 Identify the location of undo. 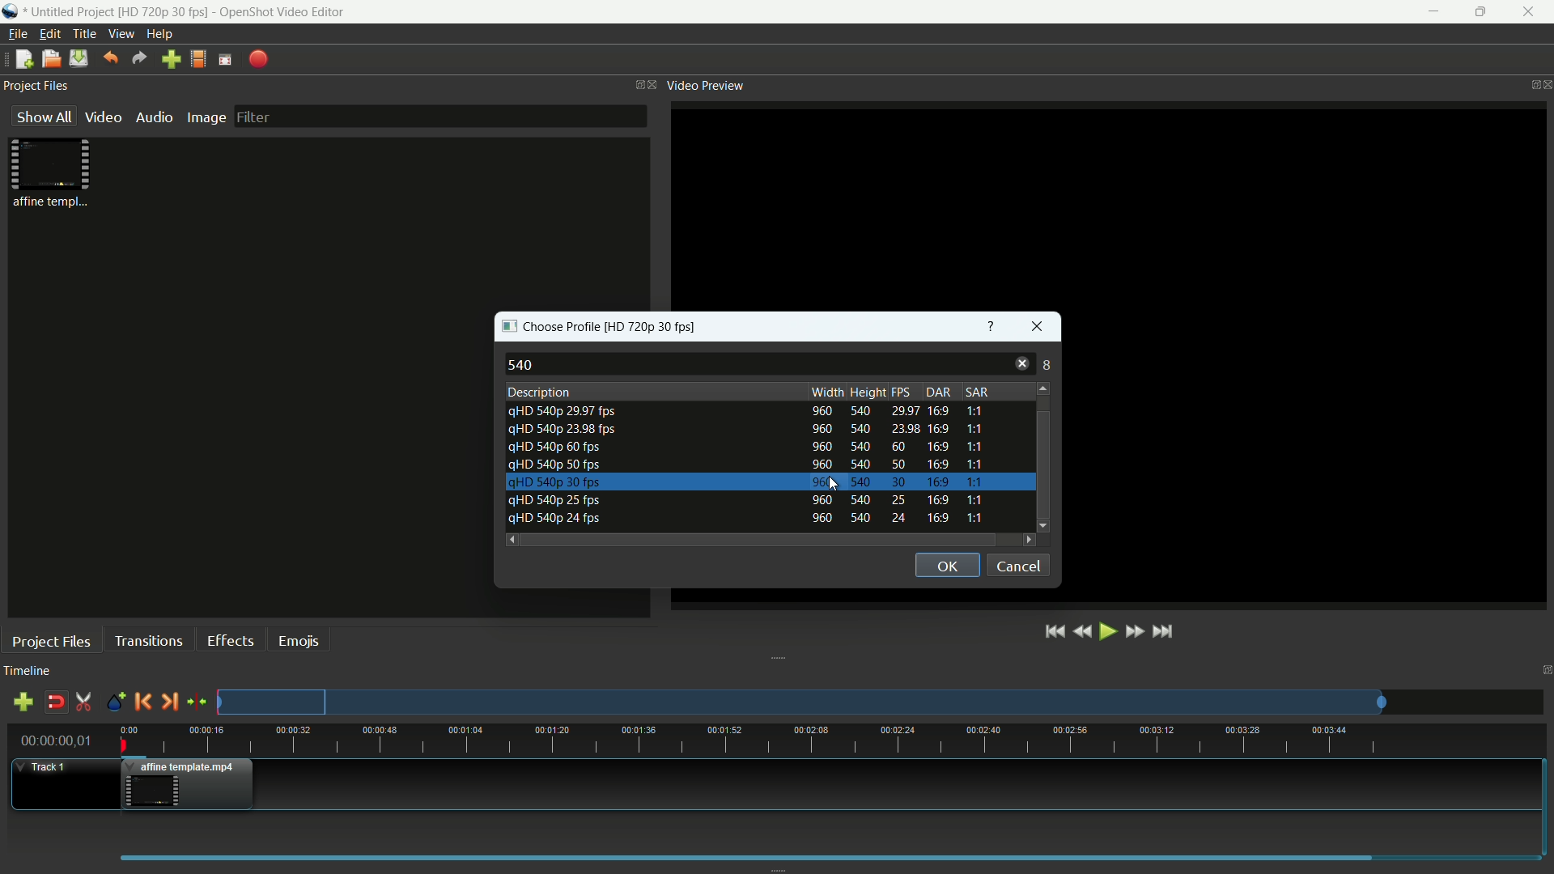
(110, 58).